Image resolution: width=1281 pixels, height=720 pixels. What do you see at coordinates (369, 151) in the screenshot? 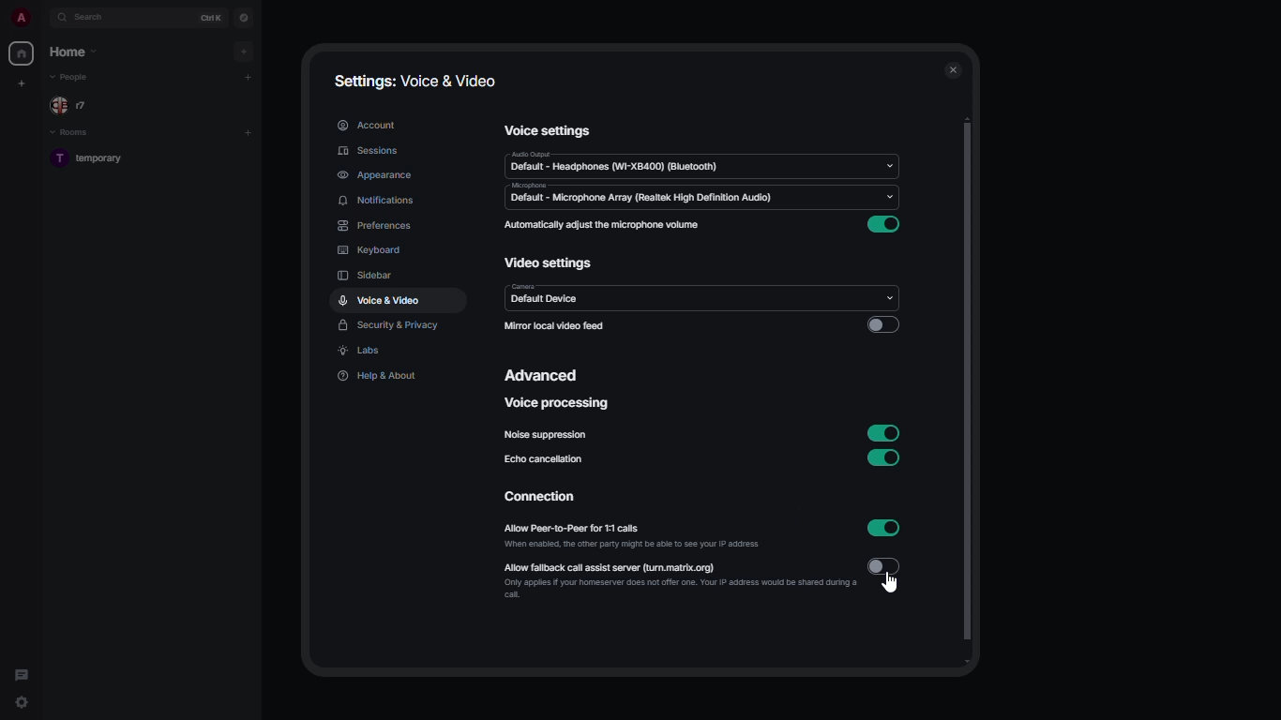
I see `sessions` at bounding box center [369, 151].